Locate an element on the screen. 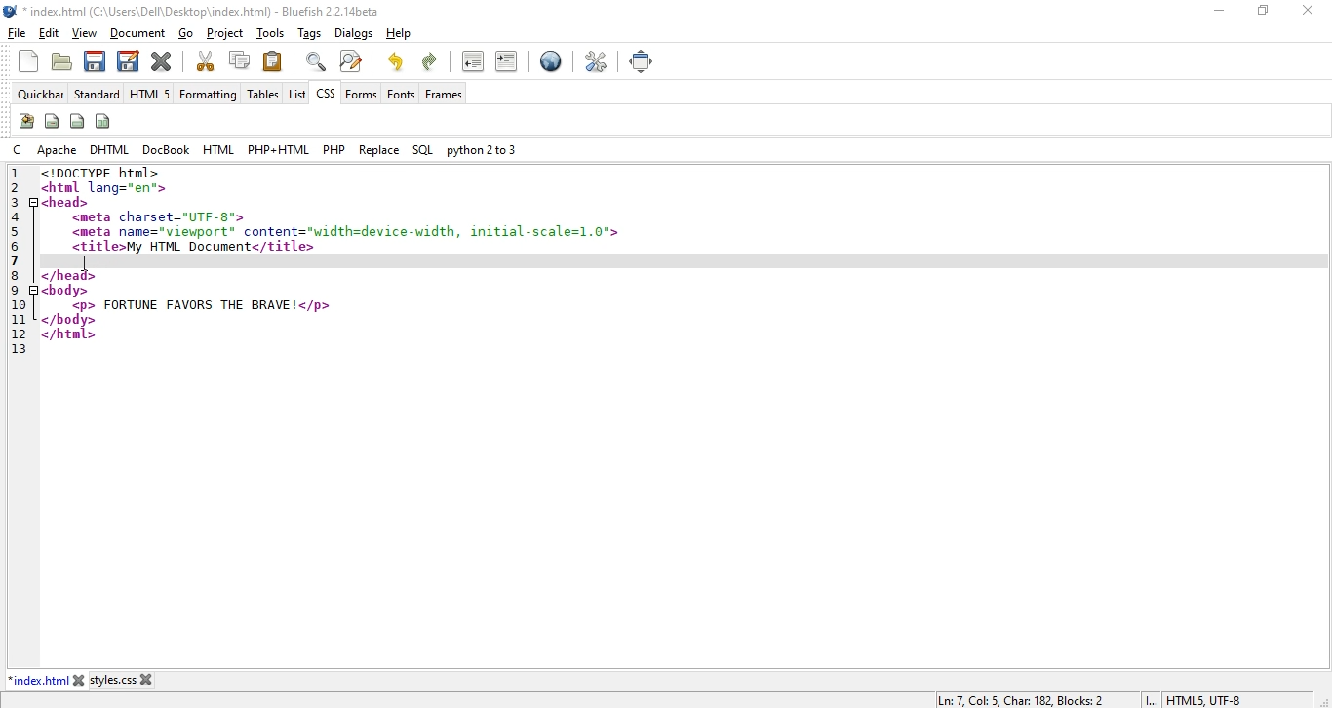 This screenshot has height=708, width=1332. standard is located at coordinates (98, 95).